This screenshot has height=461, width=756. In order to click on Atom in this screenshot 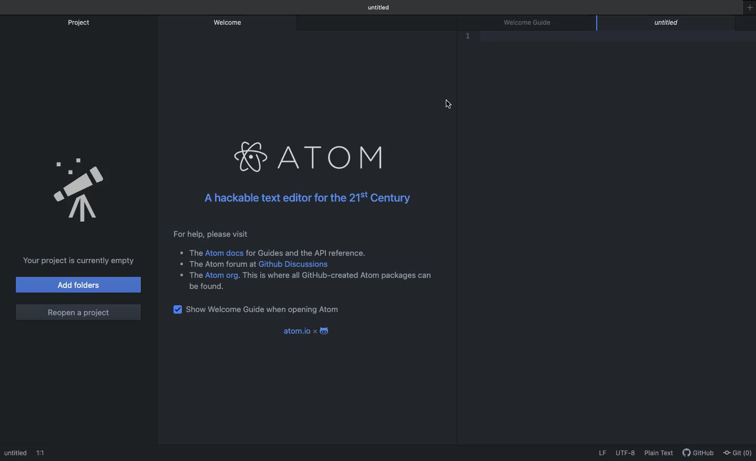, I will do `click(308, 157)`.